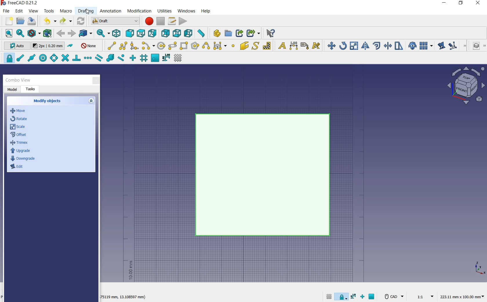 The width and height of the screenshot is (487, 302). What do you see at coordinates (21, 111) in the screenshot?
I see `move` at bounding box center [21, 111].